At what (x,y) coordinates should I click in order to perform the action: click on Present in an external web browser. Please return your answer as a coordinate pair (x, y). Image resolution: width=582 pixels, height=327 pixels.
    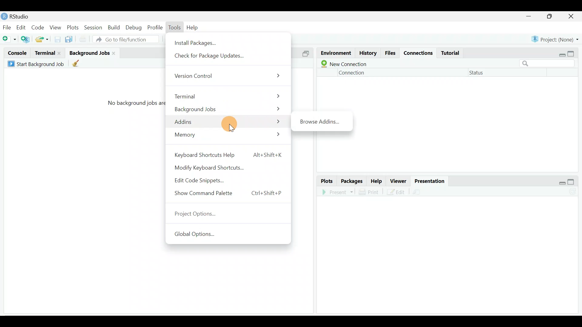
    Looking at the image, I should click on (338, 192).